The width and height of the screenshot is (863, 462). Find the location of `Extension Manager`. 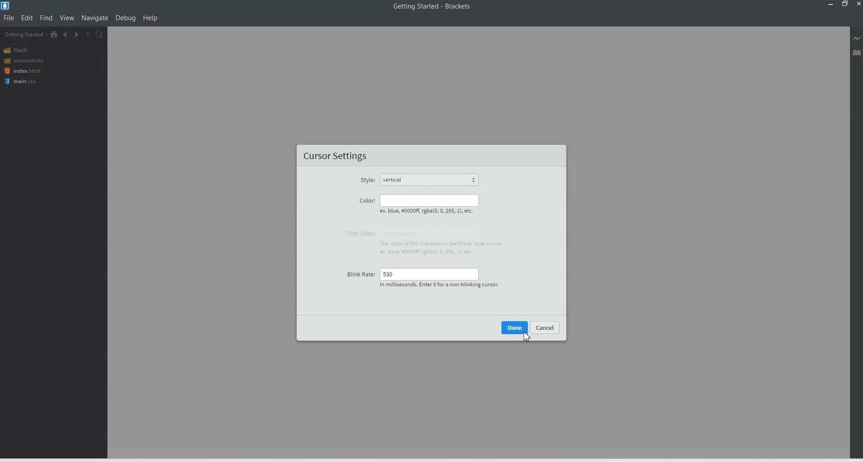

Extension Manager is located at coordinates (857, 52).